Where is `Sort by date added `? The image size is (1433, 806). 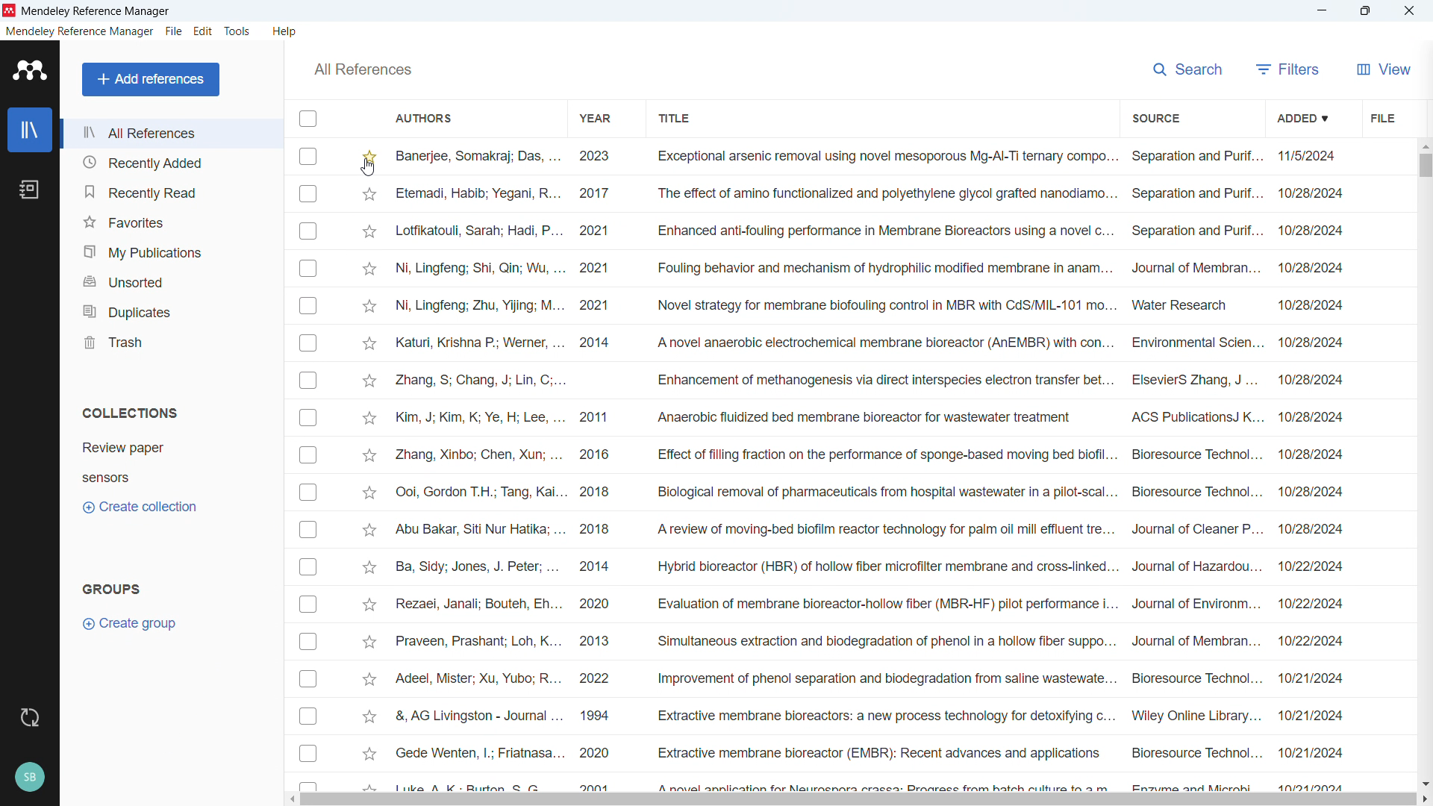
Sort by date added  is located at coordinates (1303, 116).